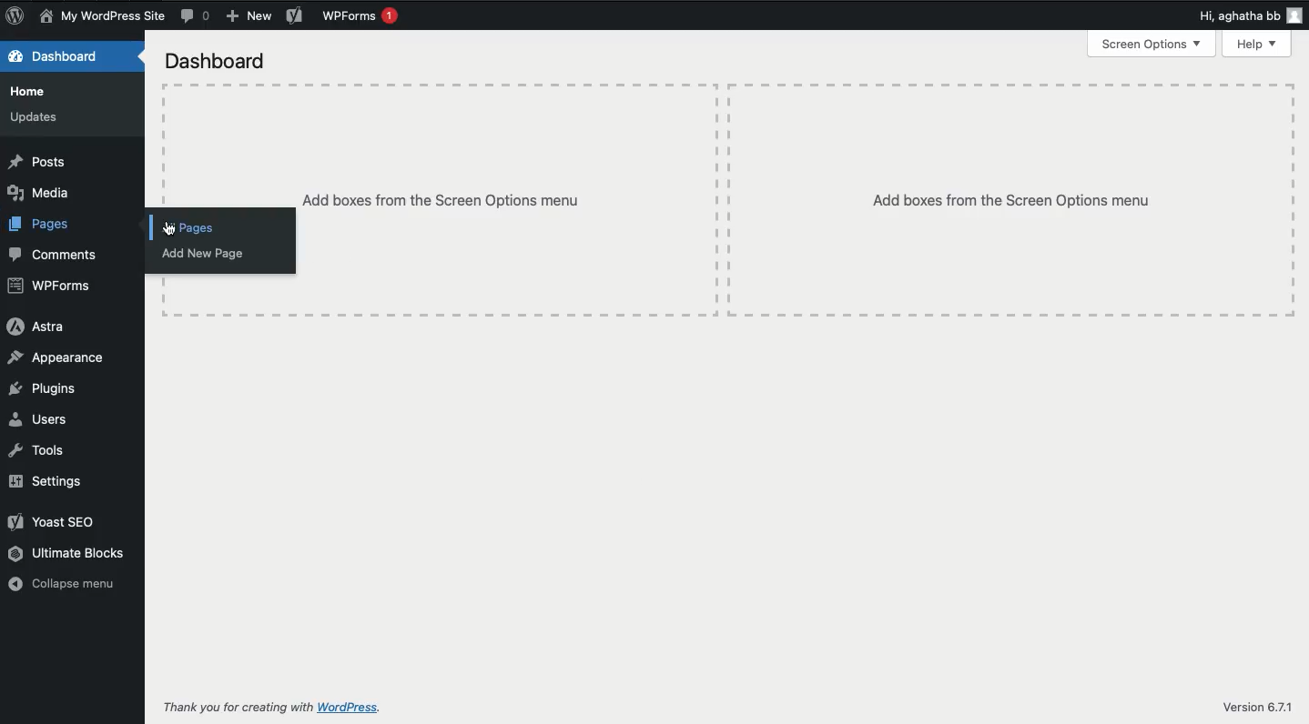 This screenshot has width=1309, height=724. Describe the element at coordinates (70, 555) in the screenshot. I see `Ultimate blocks` at that location.